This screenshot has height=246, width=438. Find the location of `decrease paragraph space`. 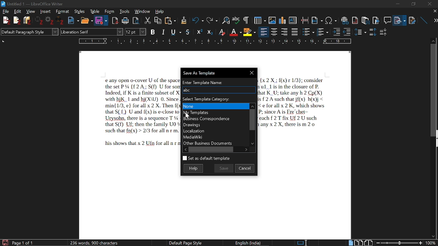

decrease paragraph space is located at coordinates (384, 33).